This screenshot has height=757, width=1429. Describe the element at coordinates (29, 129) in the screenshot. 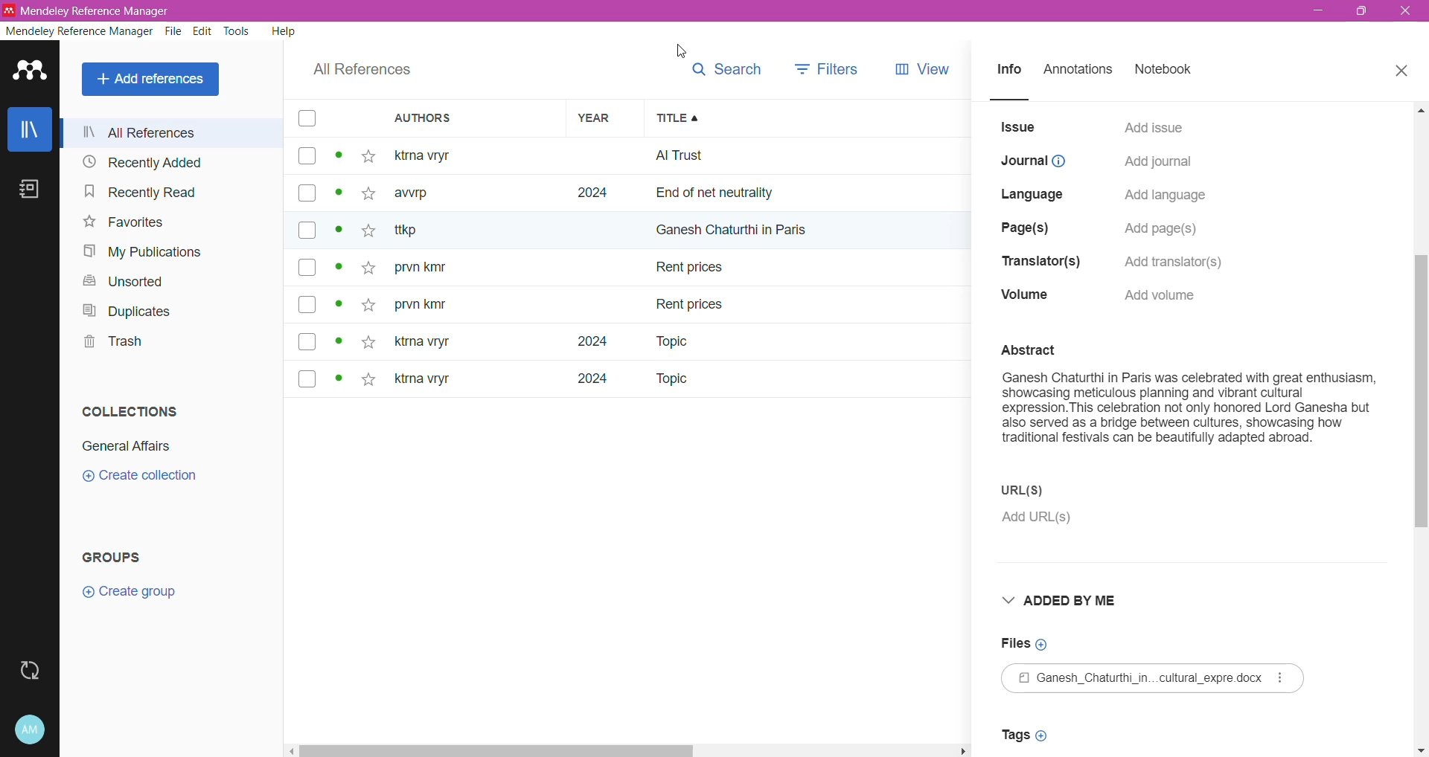

I see `Library` at that location.